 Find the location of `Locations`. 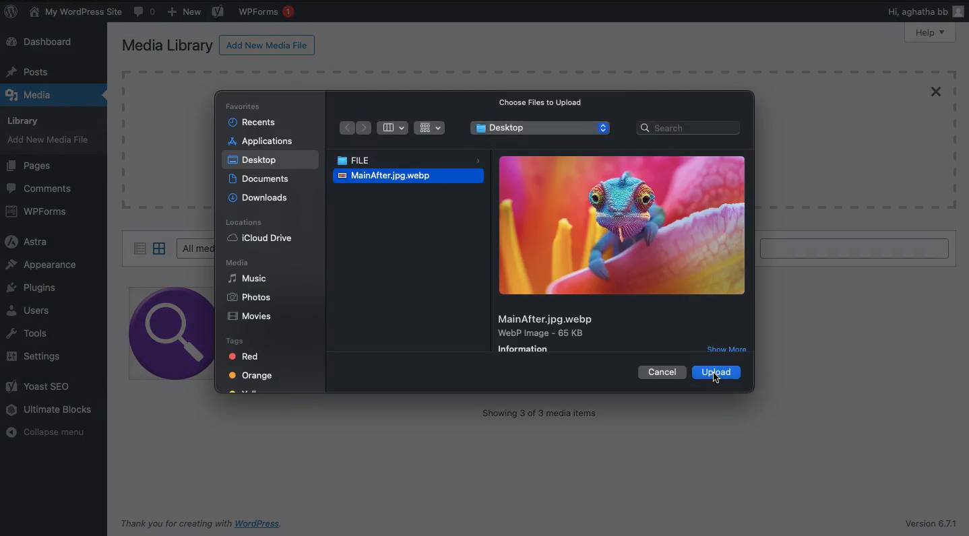

Locations is located at coordinates (248, 222).